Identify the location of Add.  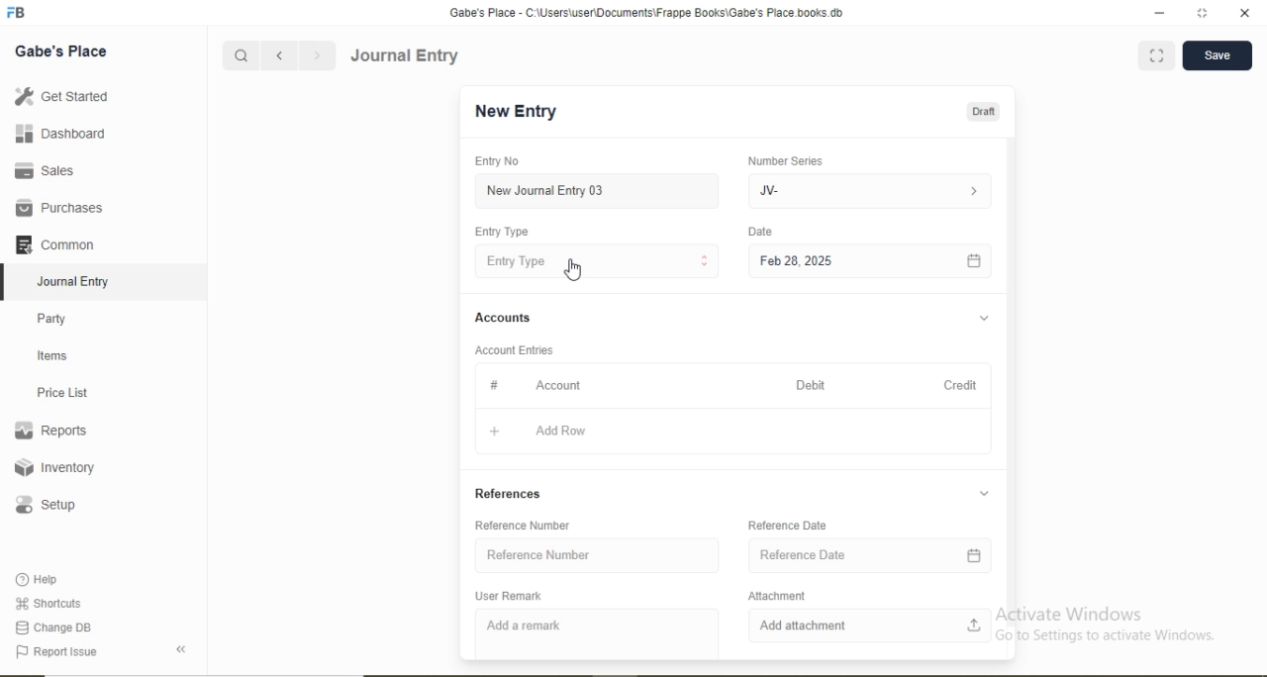
(495, 432).